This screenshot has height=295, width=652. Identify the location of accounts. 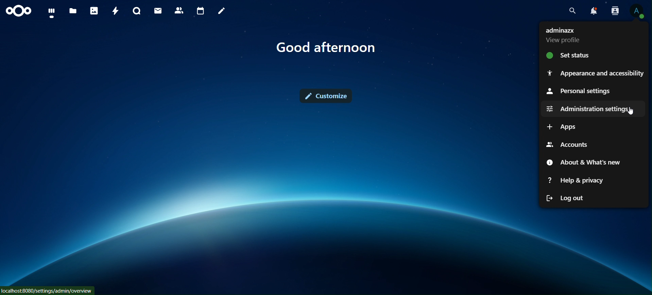
(566, 143).